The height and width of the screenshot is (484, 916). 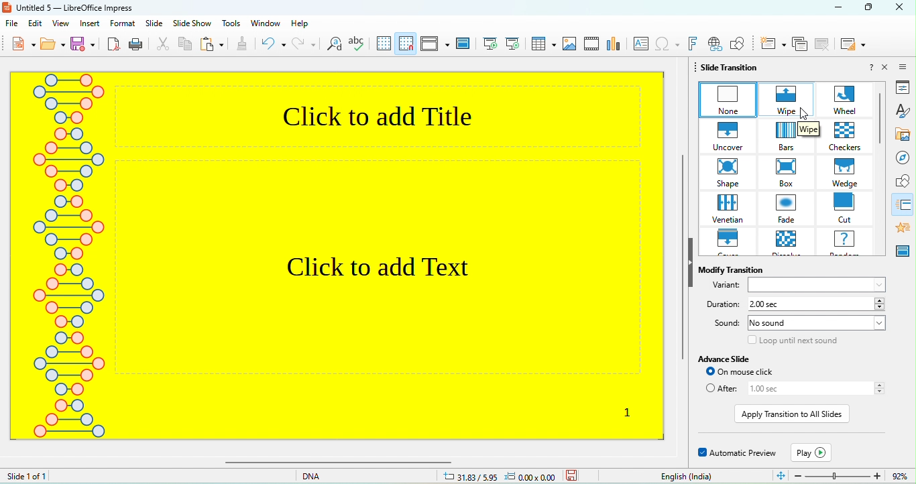 What do you see at coordinates (903, 204) in the screenshot?
I see `slide transitionn` at bounding box center [903, 204].